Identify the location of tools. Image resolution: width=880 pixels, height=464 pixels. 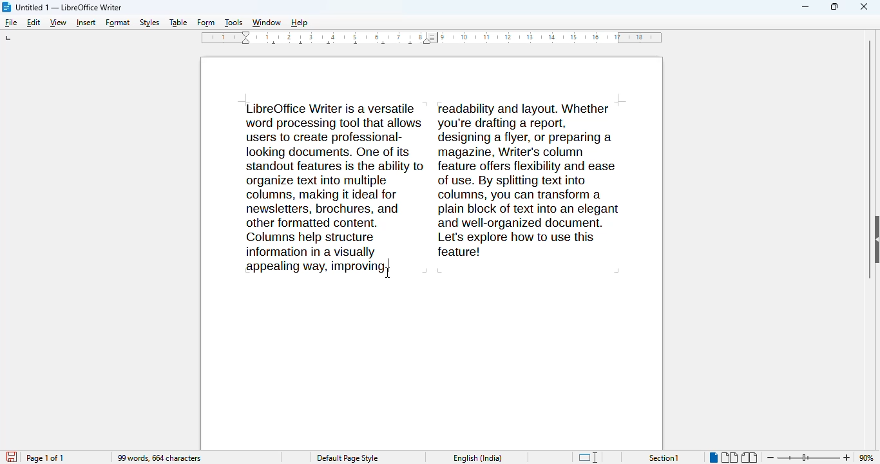
(233, 24).